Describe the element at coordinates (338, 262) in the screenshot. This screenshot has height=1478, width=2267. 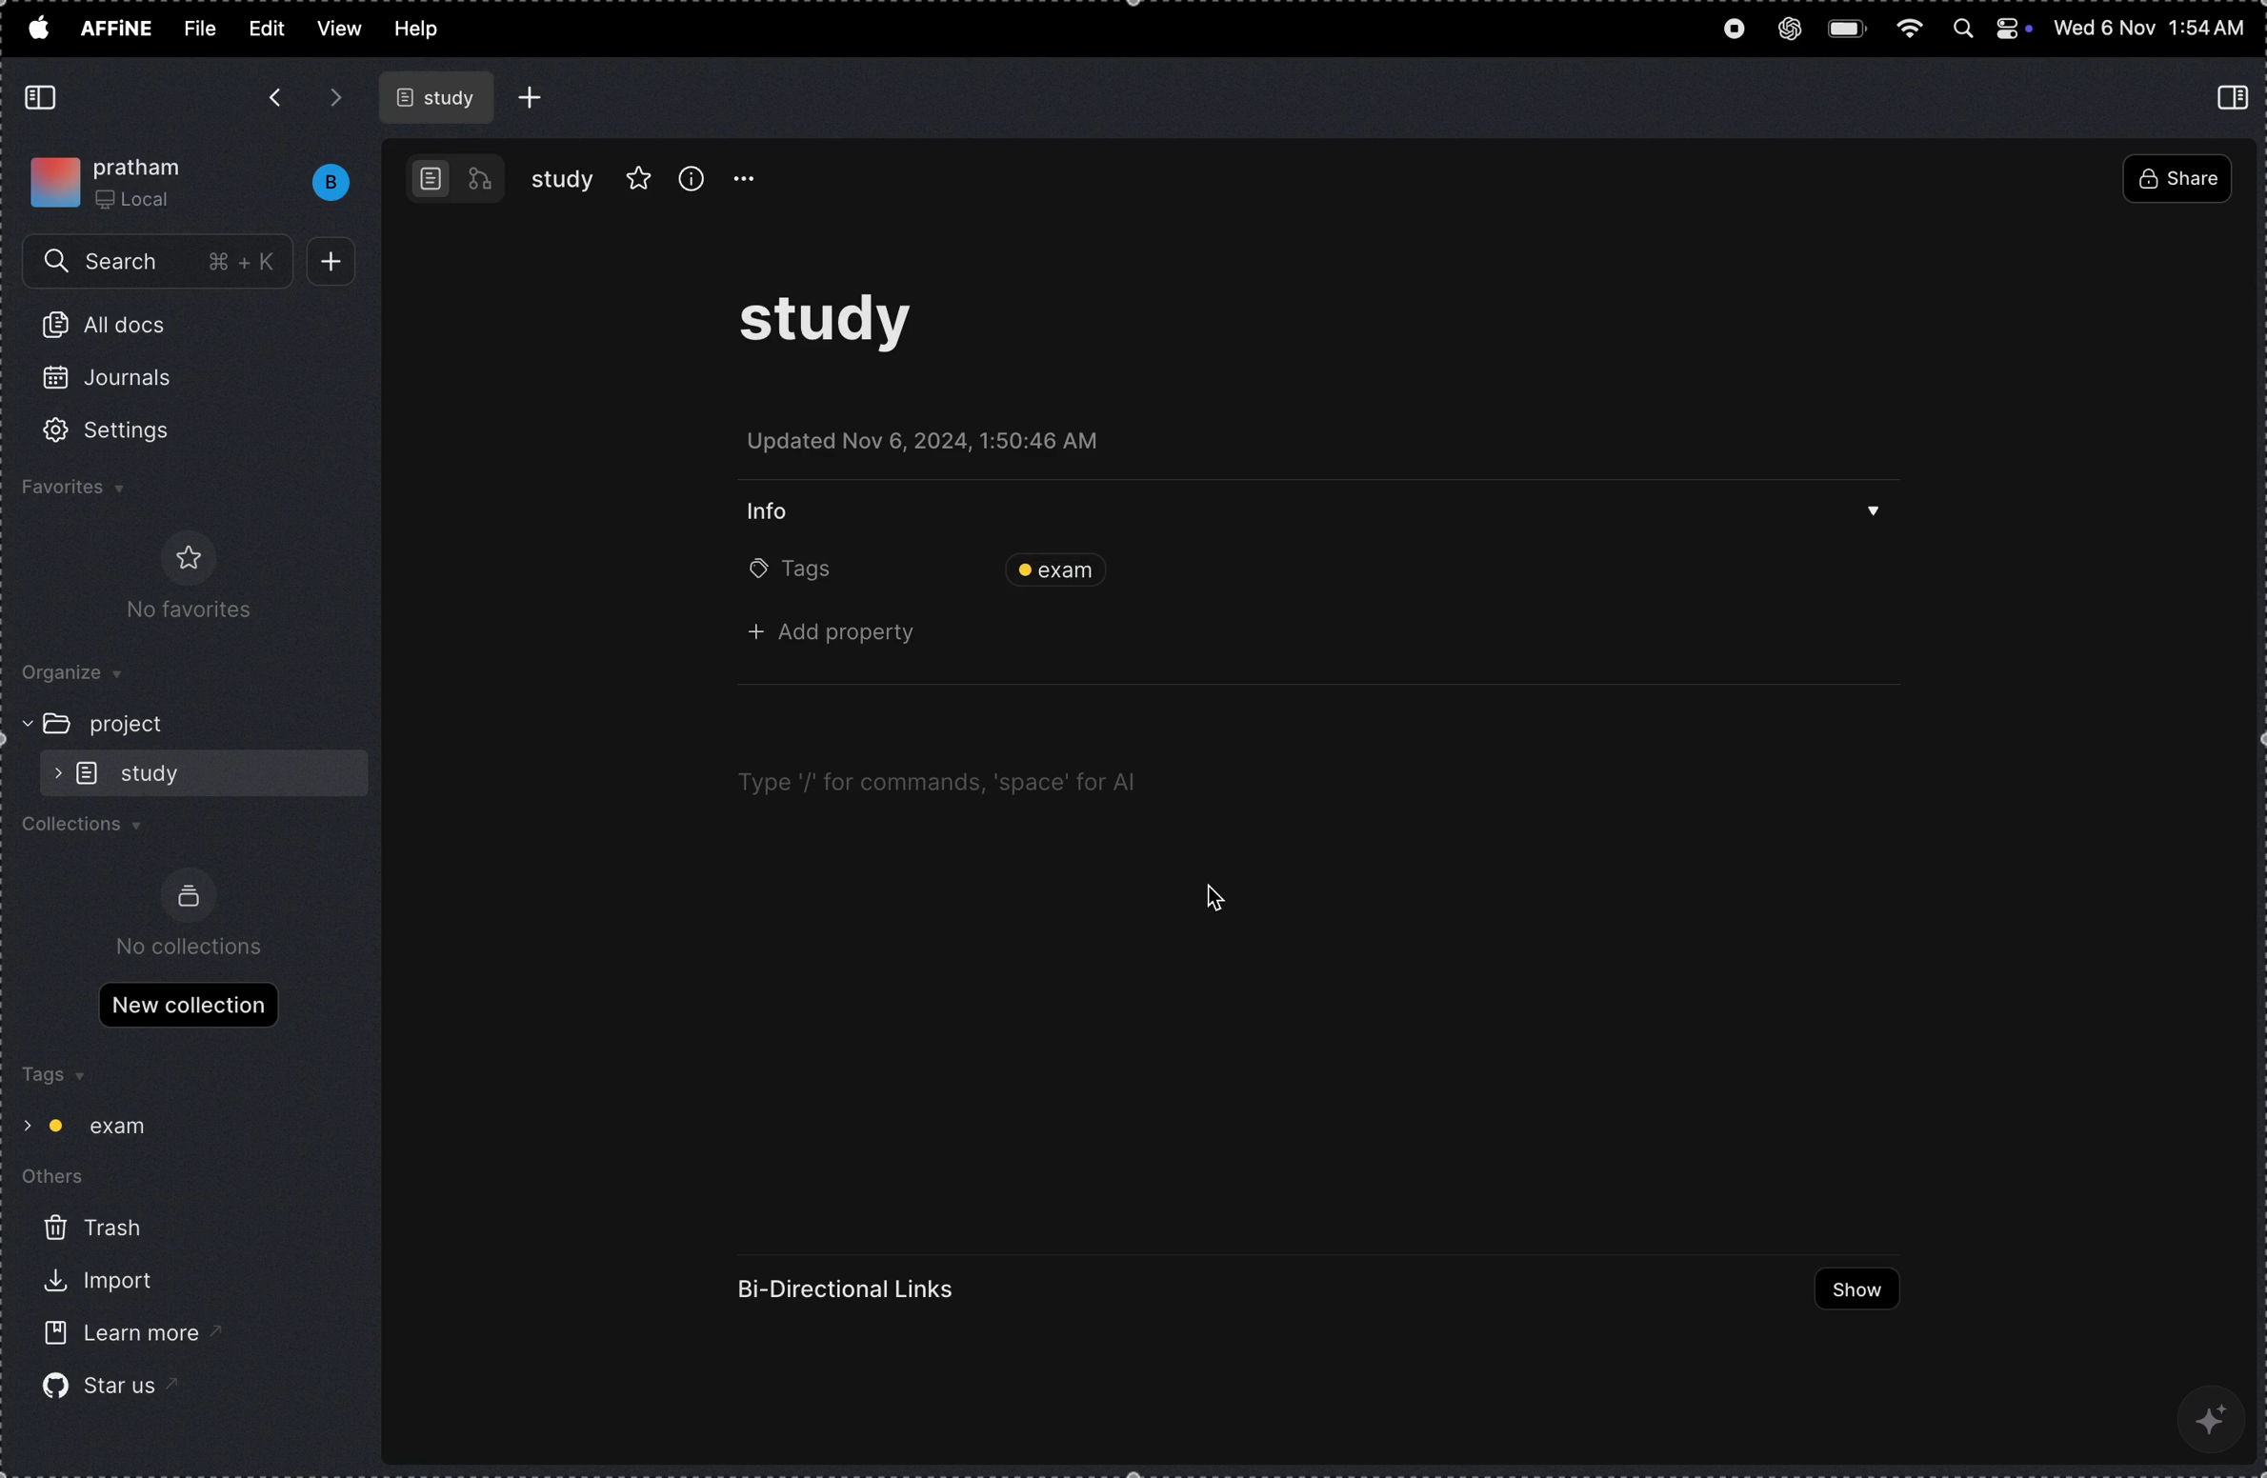
I see `add` at that location.